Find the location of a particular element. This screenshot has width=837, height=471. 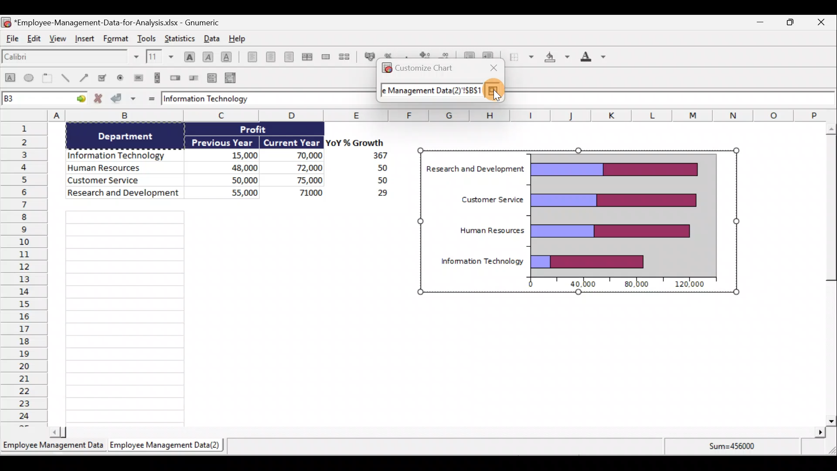

Research and Development is located at coordinates (476, 170).